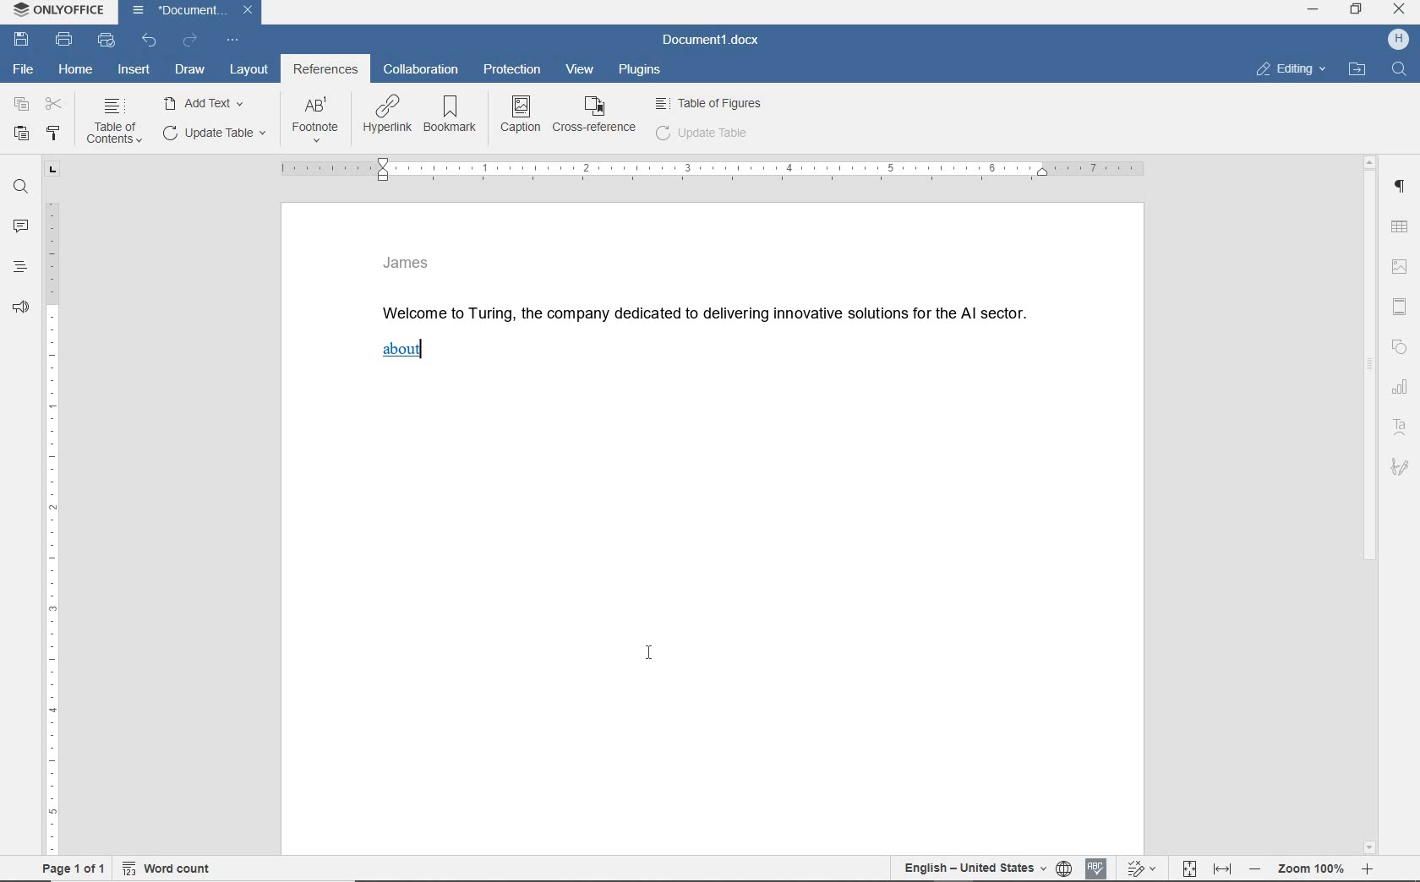 The width and height of the screenshot is (1420, 882). What do you see at coordinates (1096, 868) in the screenshot?
I see `spell checking` at bounding box center [1096, 868].